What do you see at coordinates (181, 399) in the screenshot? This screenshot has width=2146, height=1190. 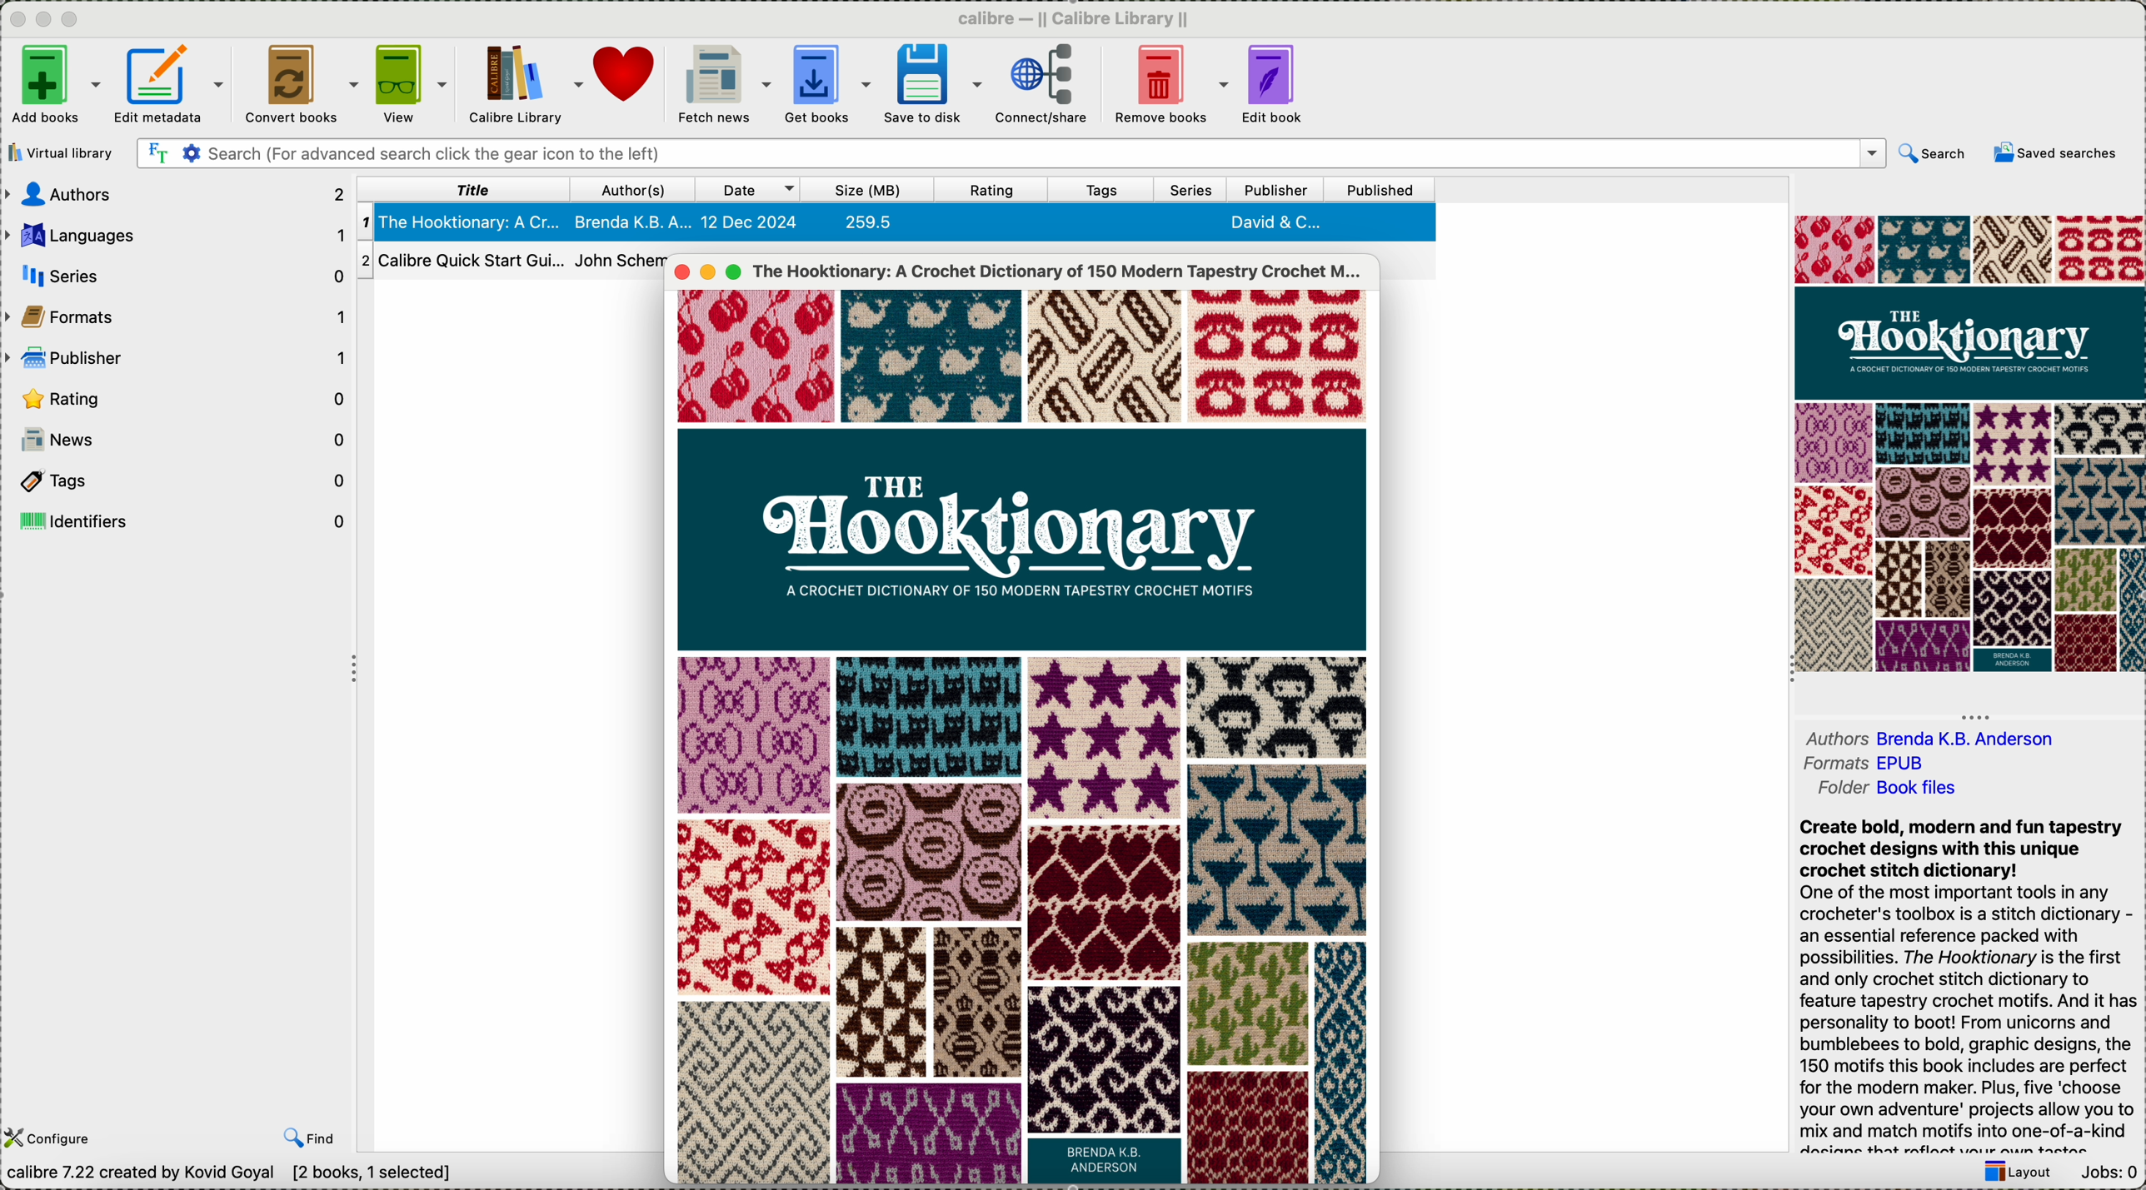 I see `rating` at bounding box center [181, 399].